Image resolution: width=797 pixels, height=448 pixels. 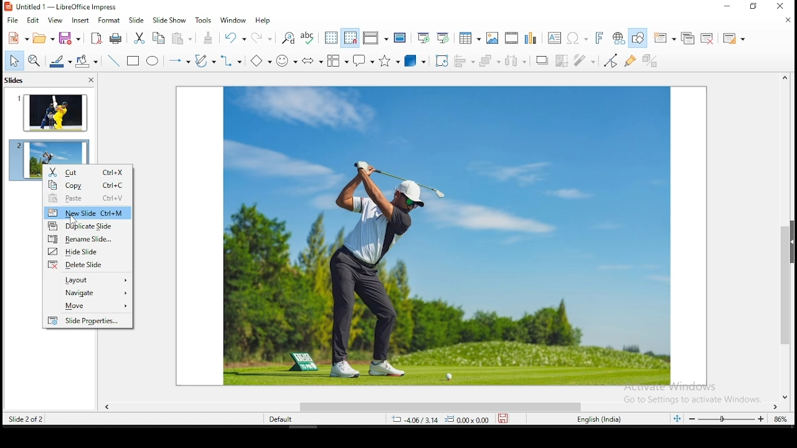 I want to click on image, so click(x=446, y=237).